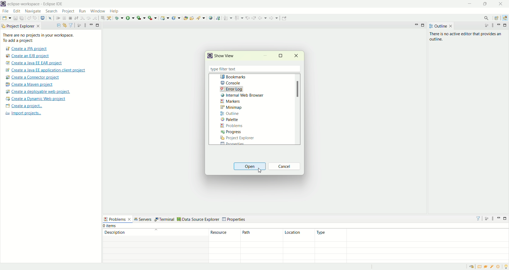 The height and width of the screenshot is (270, 509). Describe the element at coordinates (238, 138) in the screenshot. I see `project explorer` at that location.